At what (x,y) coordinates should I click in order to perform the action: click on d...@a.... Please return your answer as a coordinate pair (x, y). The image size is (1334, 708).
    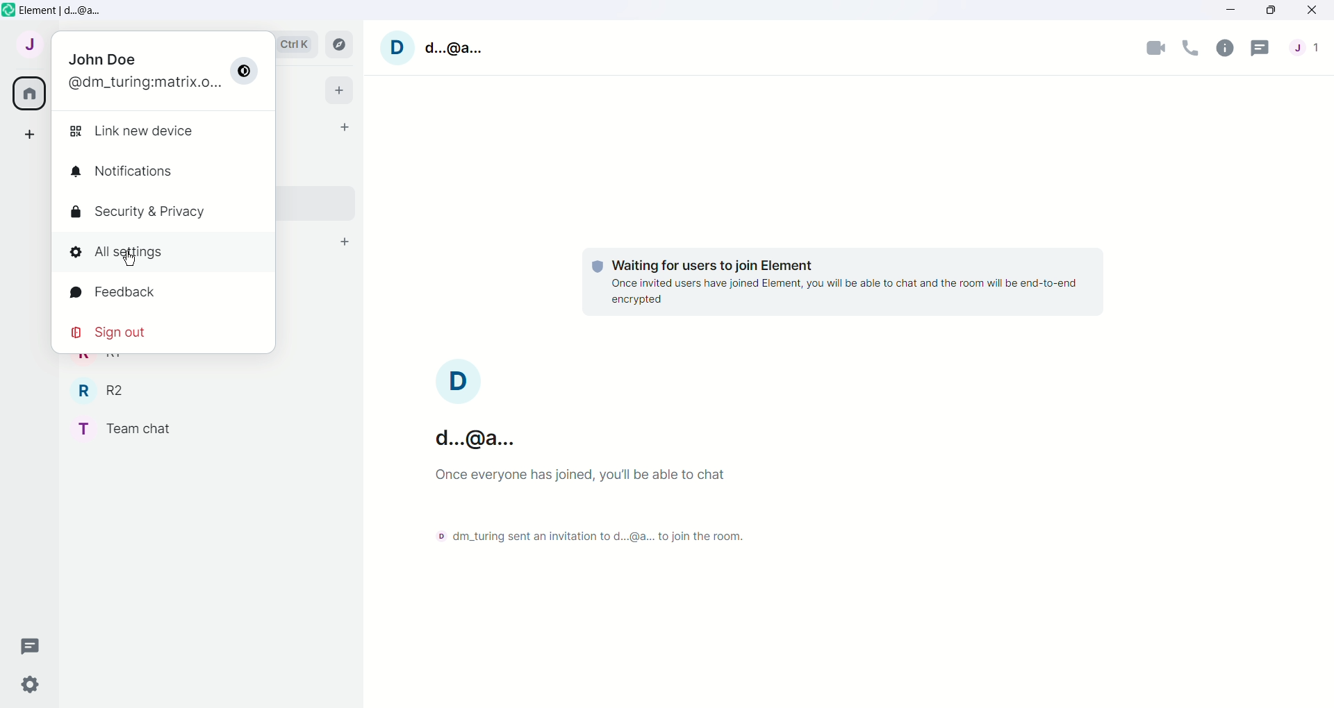
    Looking at the image, I should click on (453, 49).